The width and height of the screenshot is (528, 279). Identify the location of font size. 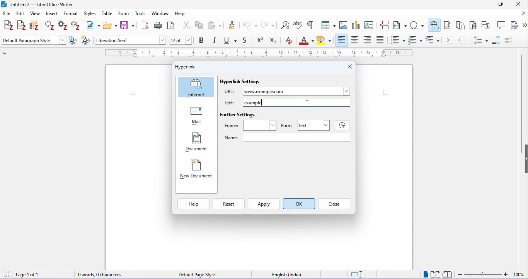
(182, 41).